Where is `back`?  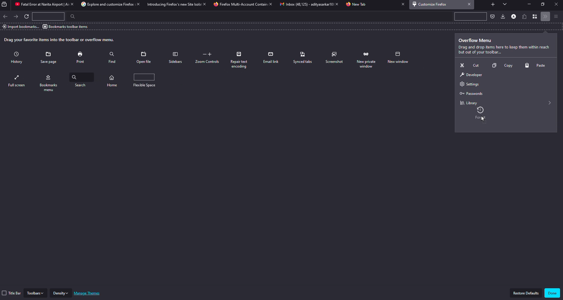 back is located at coordinates (6, 16).